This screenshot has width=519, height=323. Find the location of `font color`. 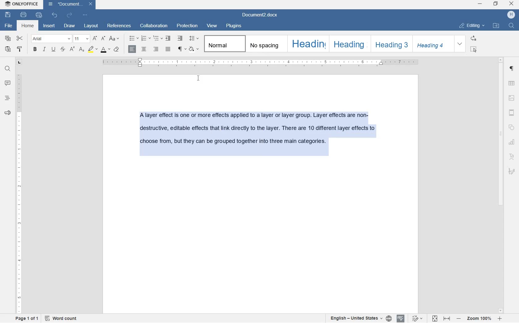

font color is located at coordinates (105, 50).